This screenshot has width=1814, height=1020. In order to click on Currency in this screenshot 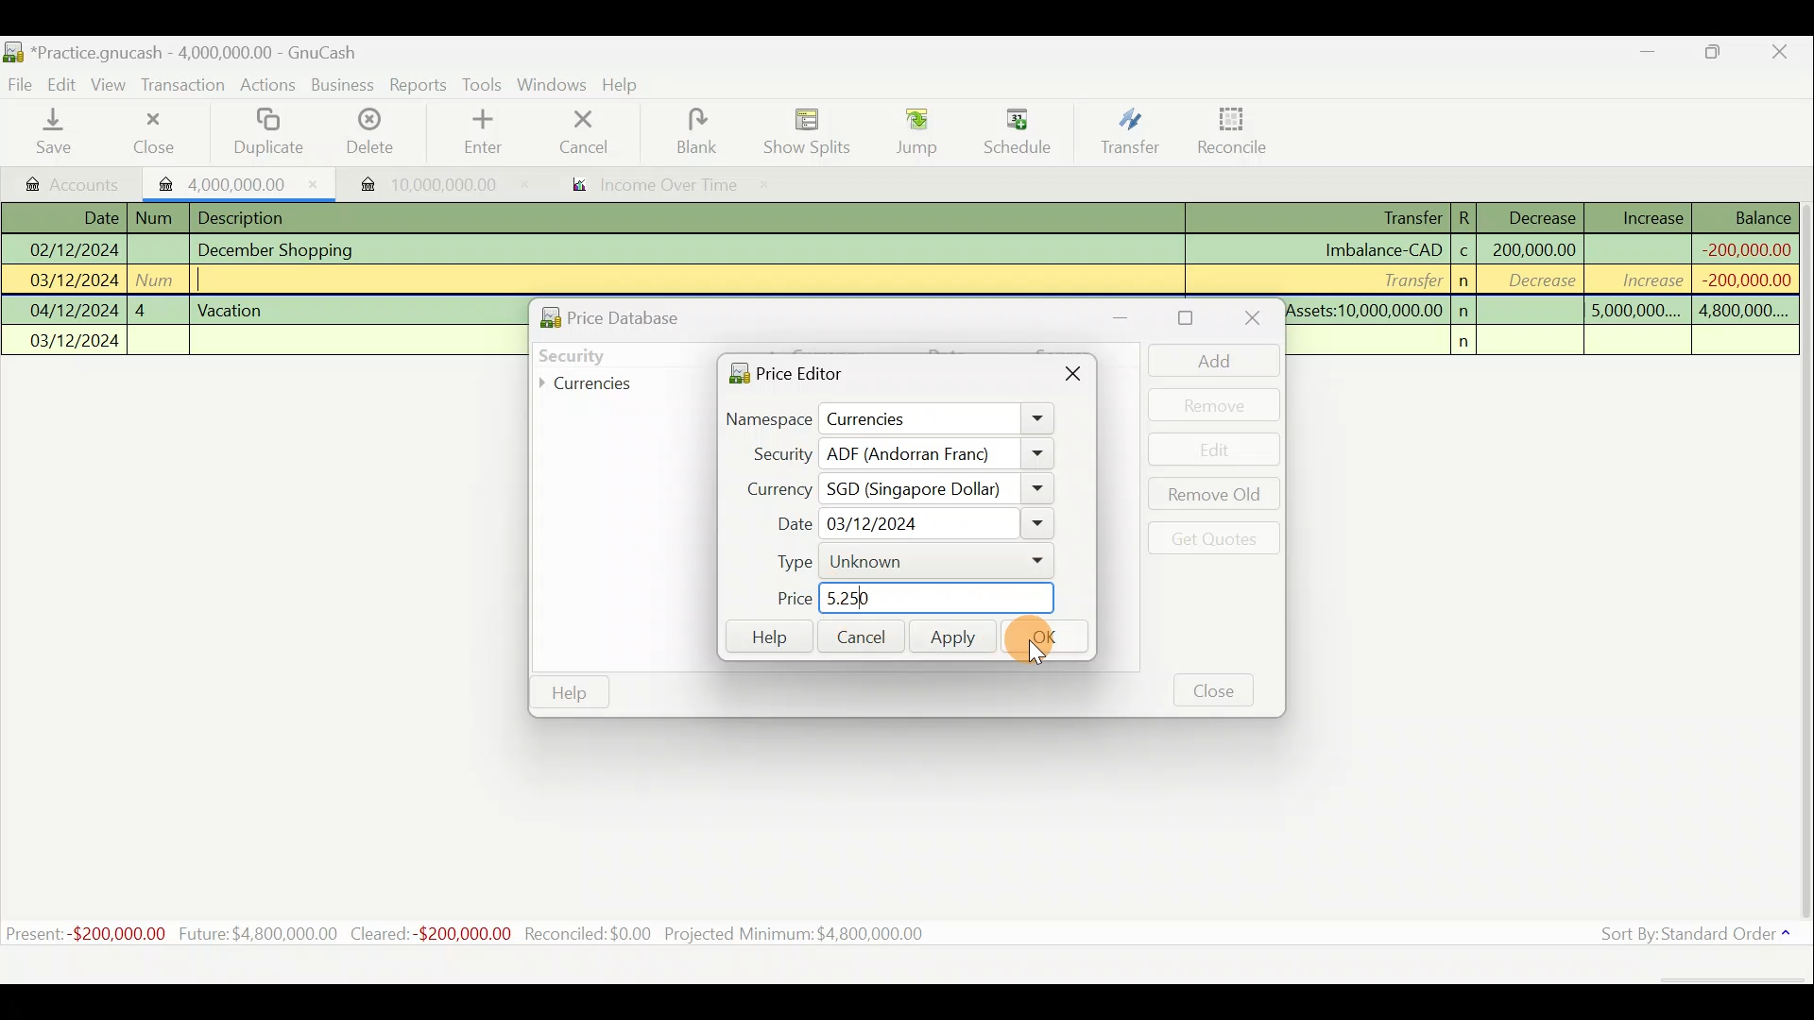, I will do `click(769, 486)`.